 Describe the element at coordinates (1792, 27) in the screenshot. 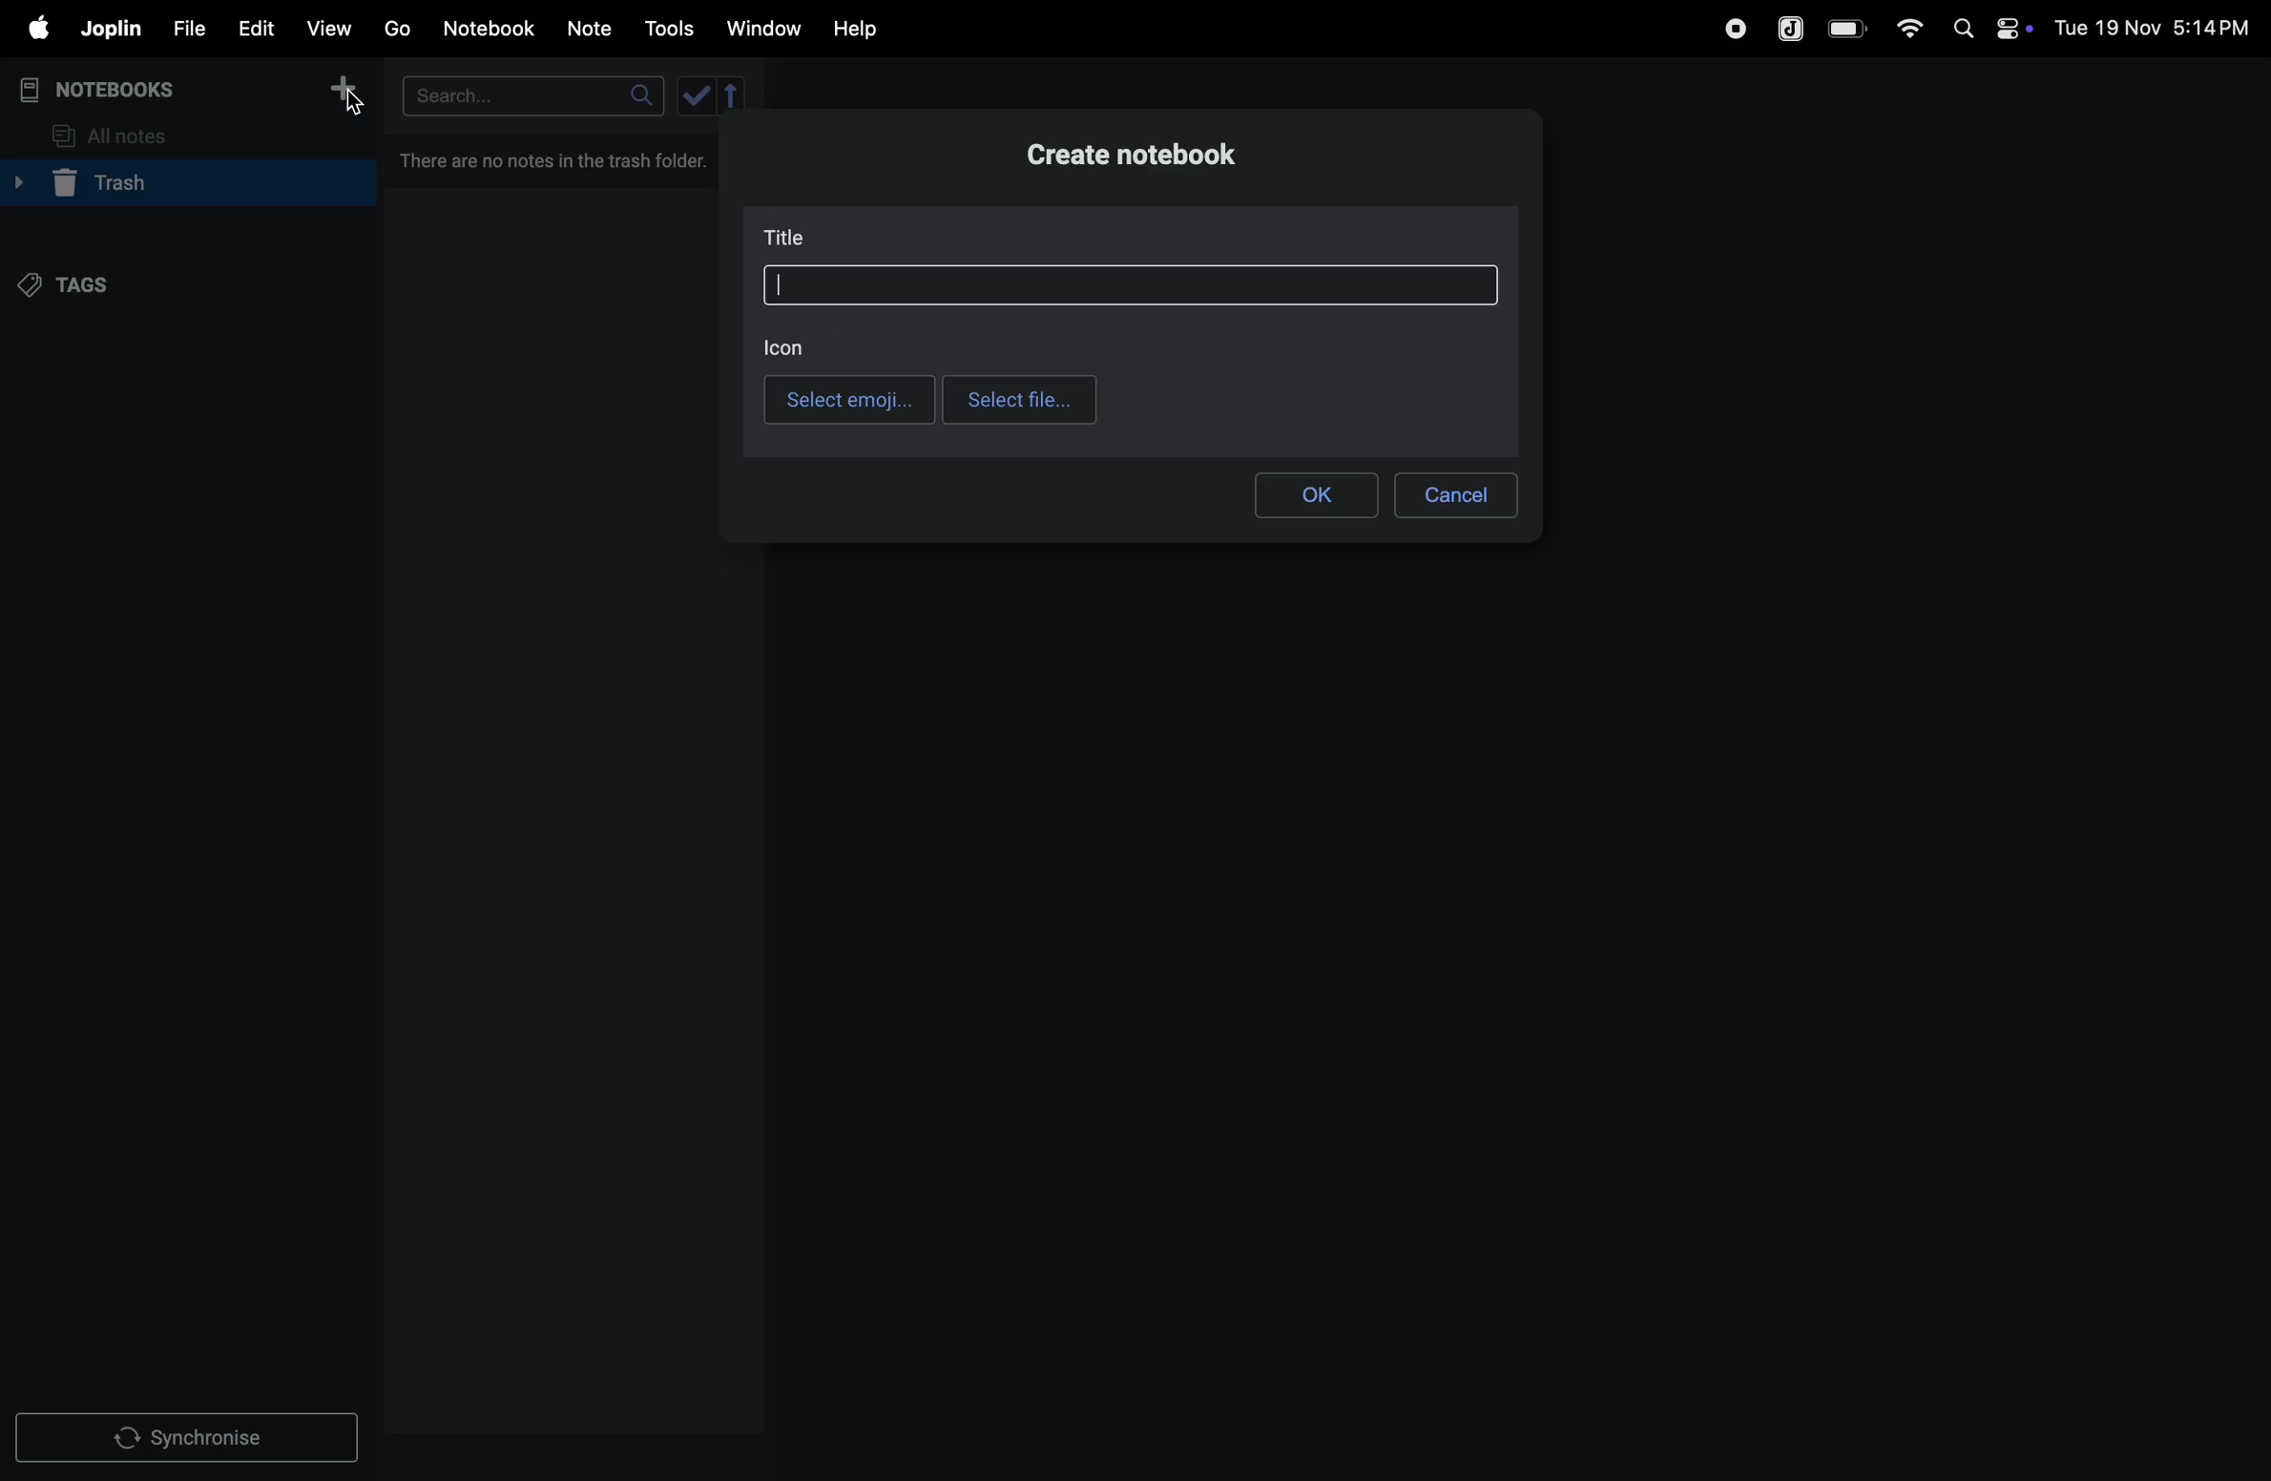

I see `joplin` at that location.